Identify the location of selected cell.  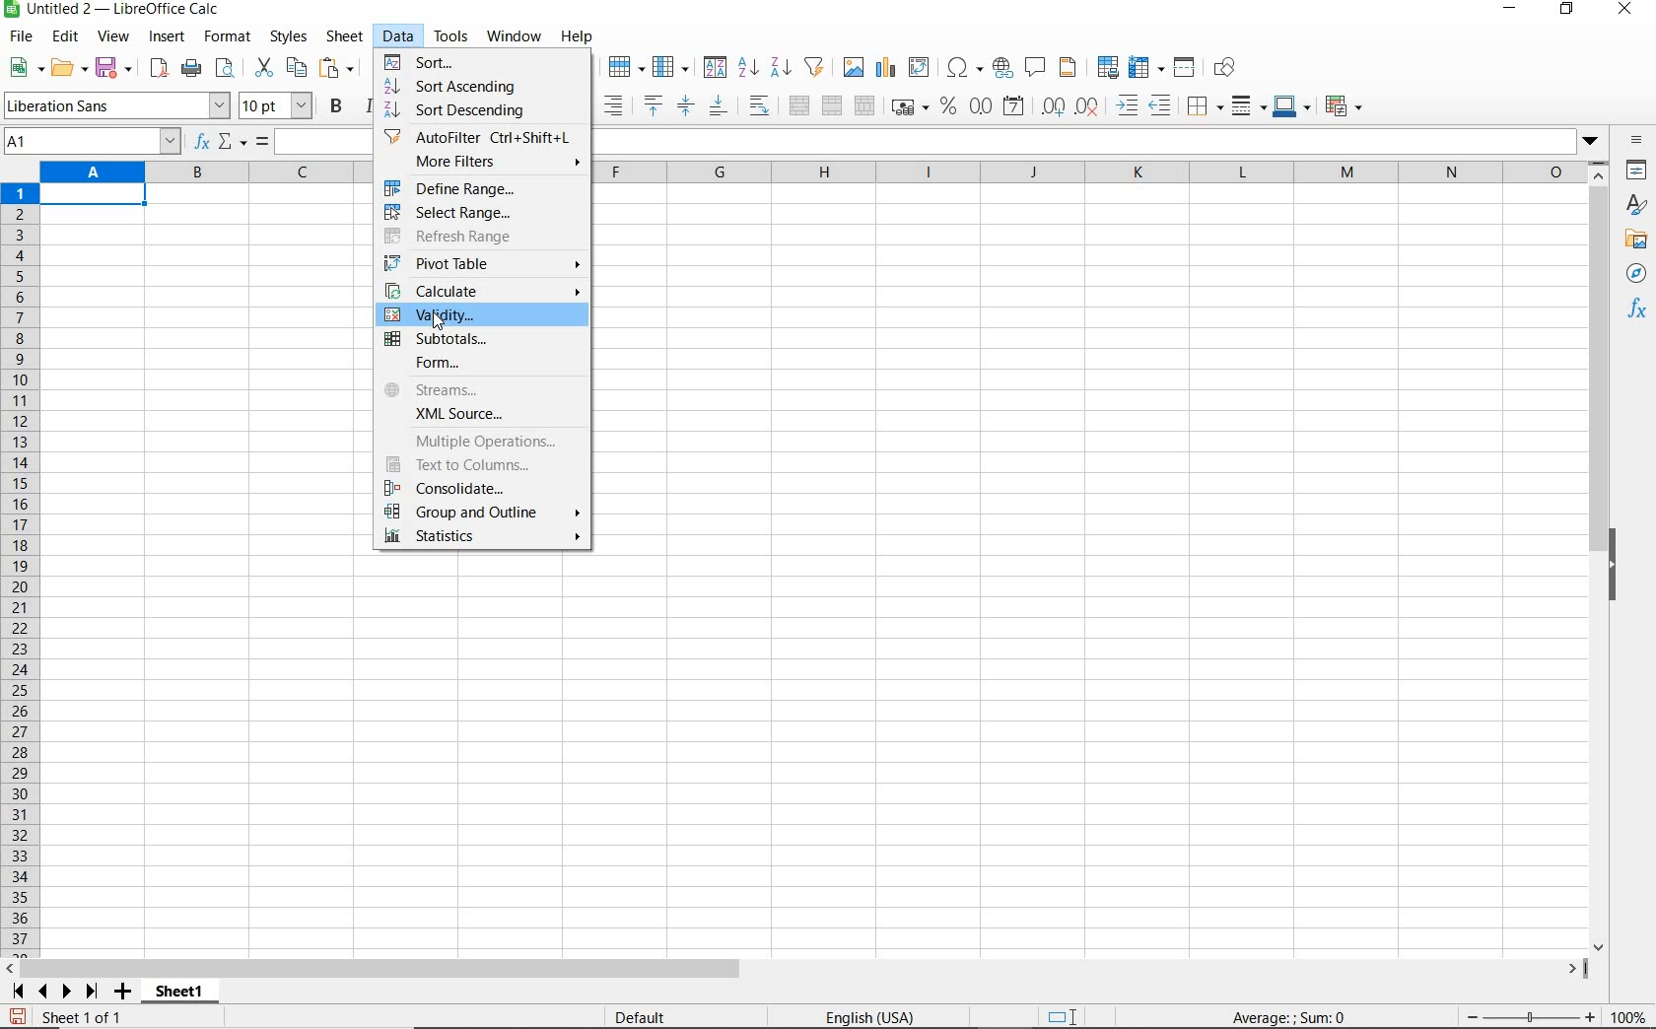
(93, 197).